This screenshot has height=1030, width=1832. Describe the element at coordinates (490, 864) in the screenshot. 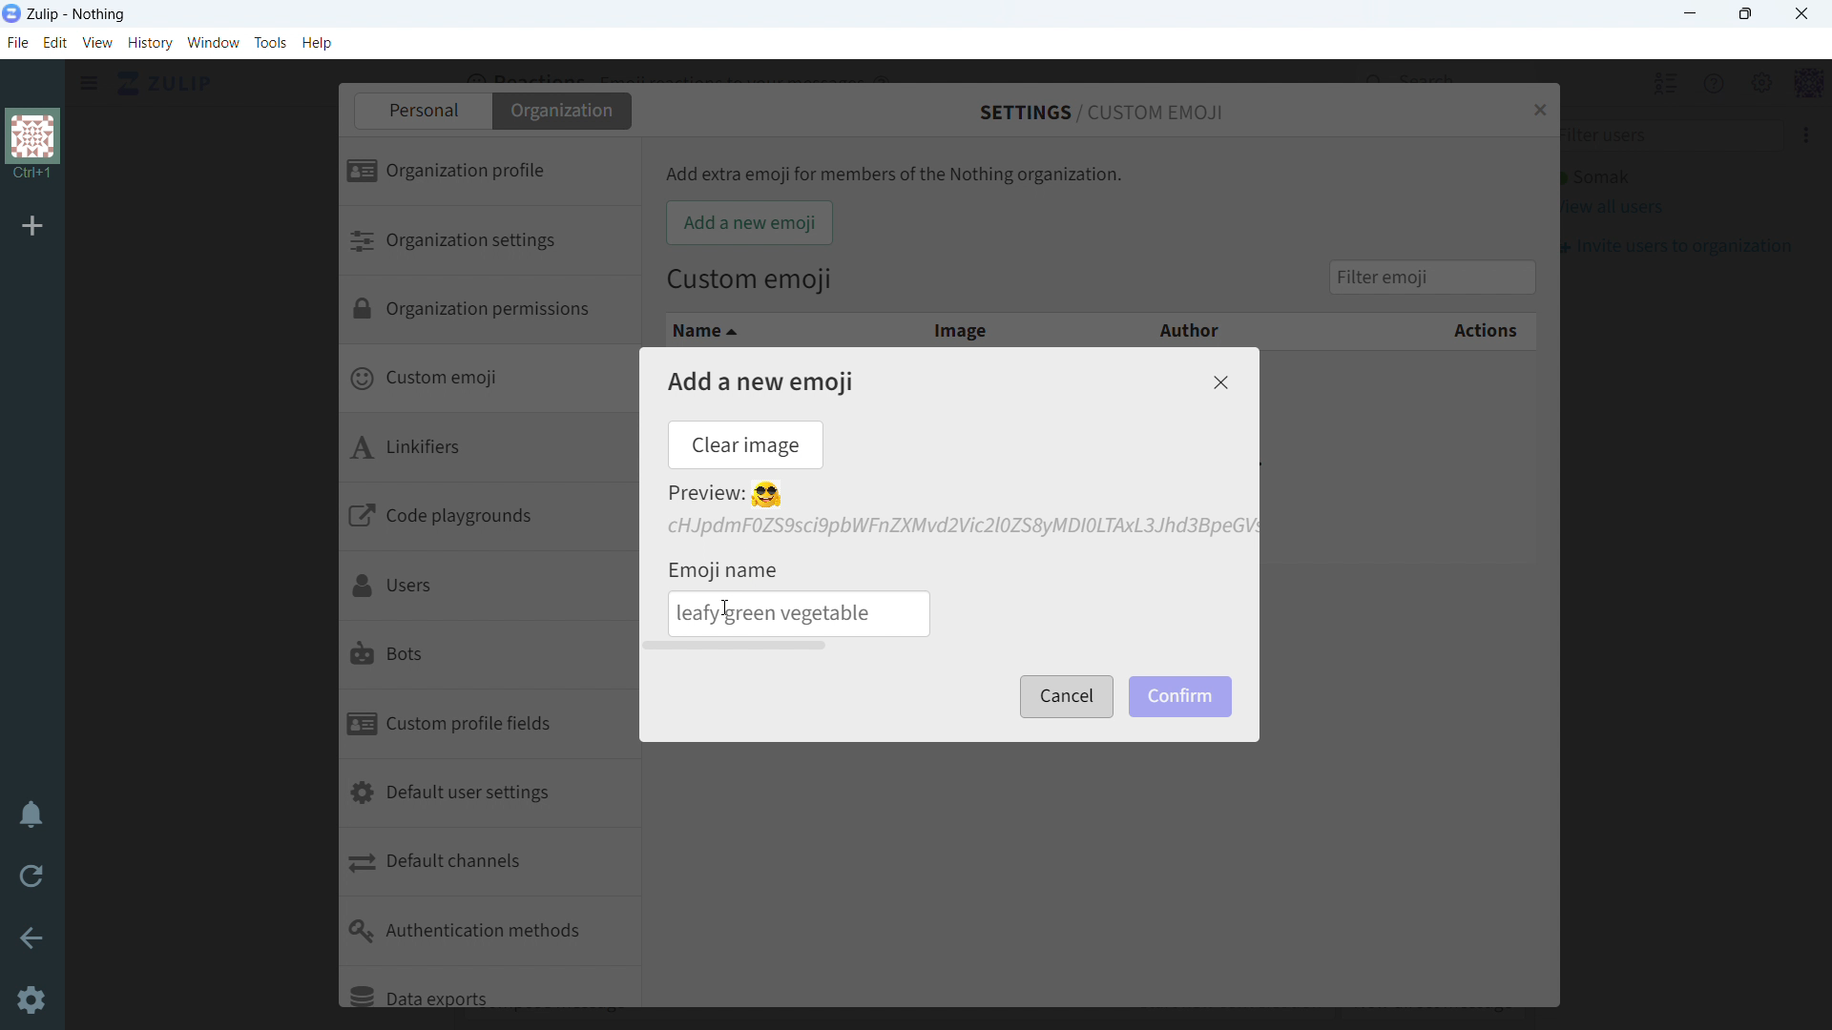

I see `default channels` at that location.